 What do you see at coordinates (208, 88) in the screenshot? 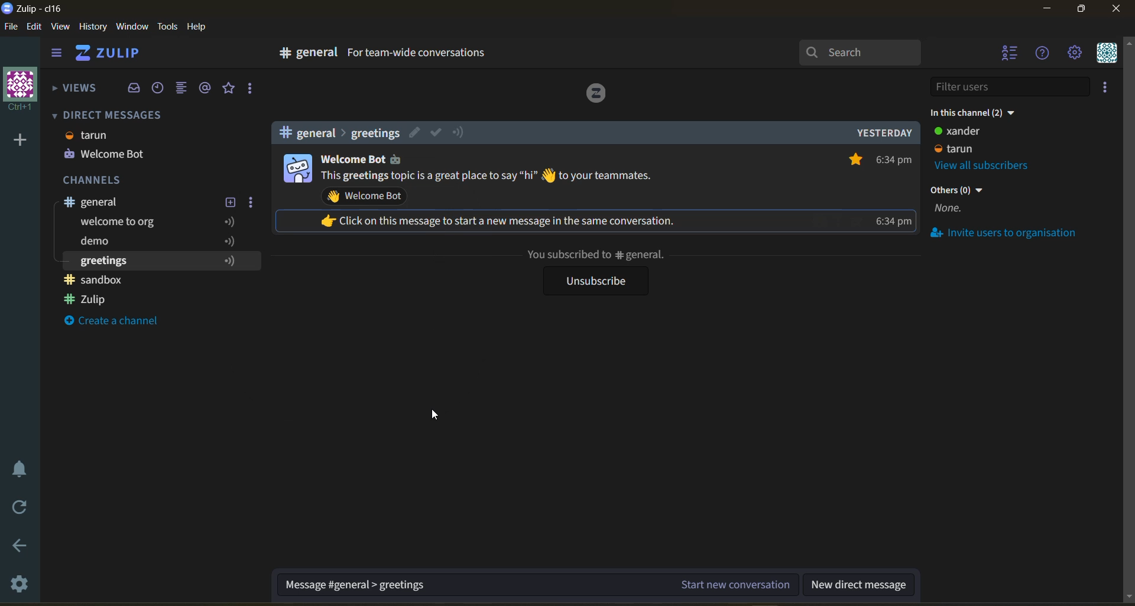
I see `mentions` at bounding box center [208, 88].